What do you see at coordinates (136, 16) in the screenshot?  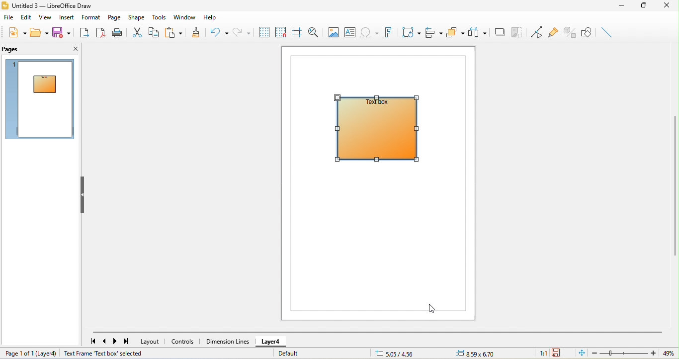 I see `shape` at bounding box center [136, 16].